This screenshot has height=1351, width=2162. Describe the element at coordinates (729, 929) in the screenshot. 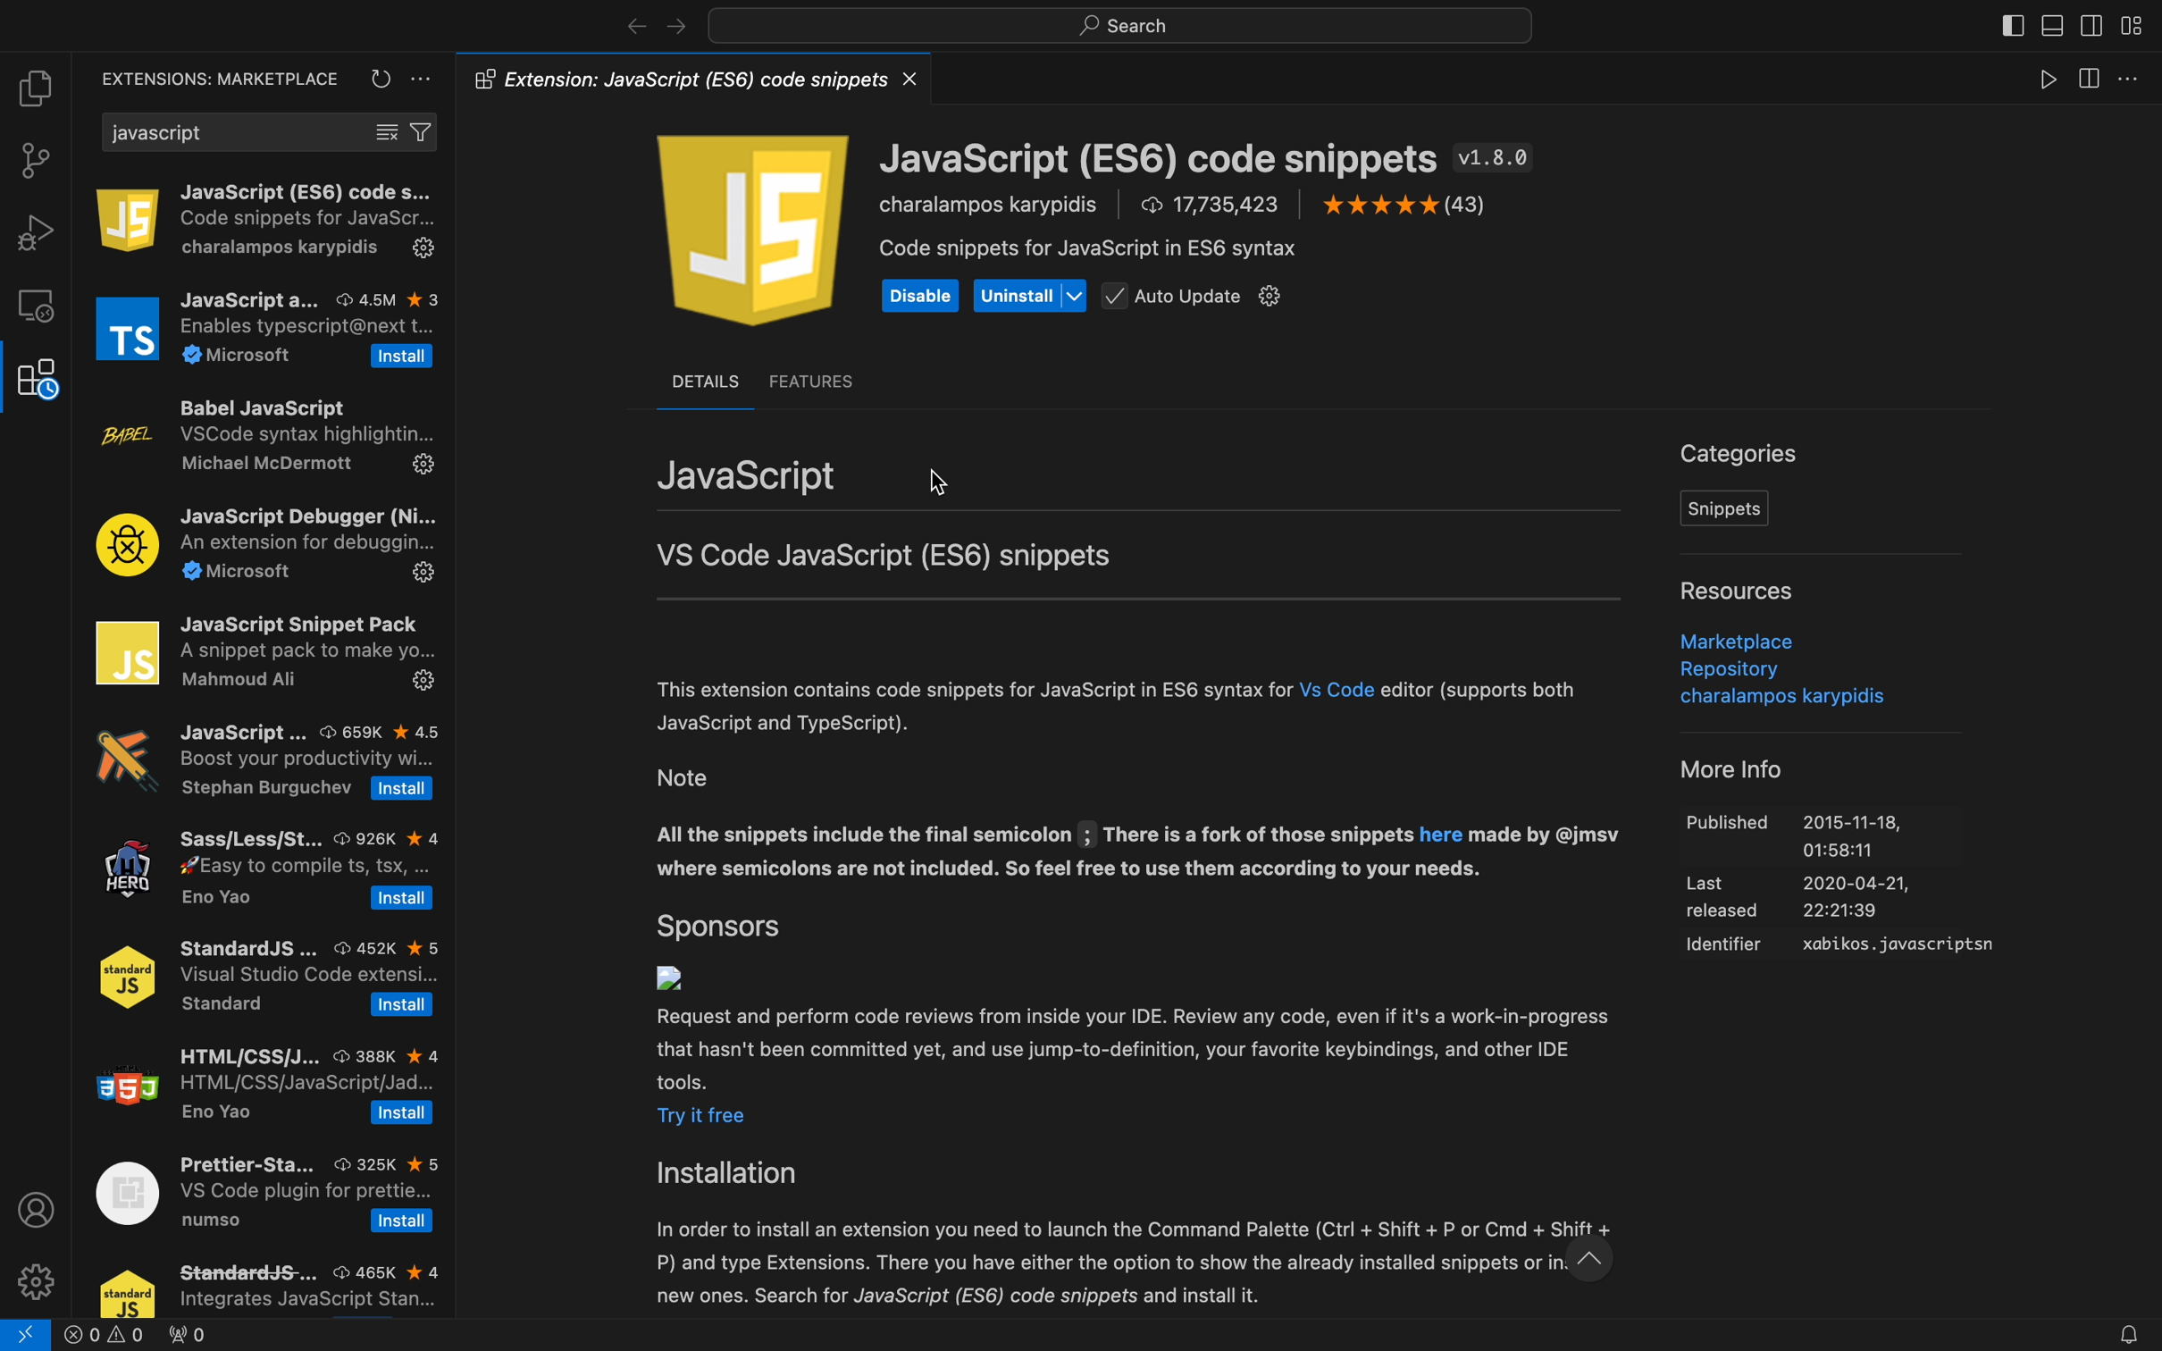

I see `sponsors` at that location.